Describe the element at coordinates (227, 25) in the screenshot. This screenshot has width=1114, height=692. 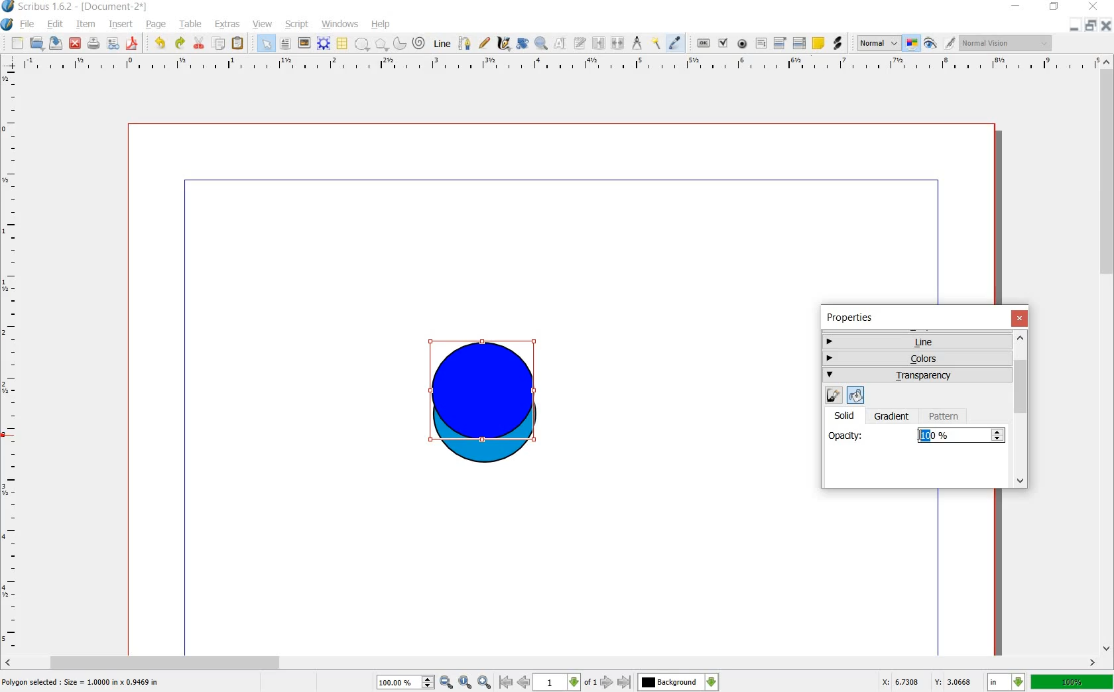
I see `extras` at that location.